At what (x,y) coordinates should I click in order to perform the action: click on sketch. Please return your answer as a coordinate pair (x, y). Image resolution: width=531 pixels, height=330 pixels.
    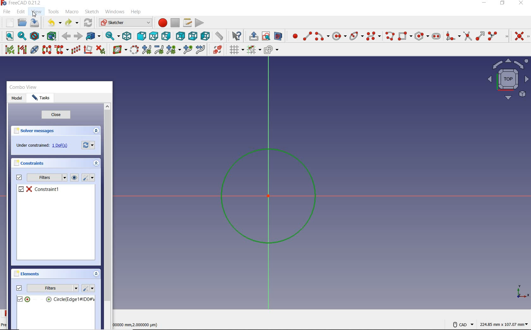
    Looking at the image, I should click on (92, 12).